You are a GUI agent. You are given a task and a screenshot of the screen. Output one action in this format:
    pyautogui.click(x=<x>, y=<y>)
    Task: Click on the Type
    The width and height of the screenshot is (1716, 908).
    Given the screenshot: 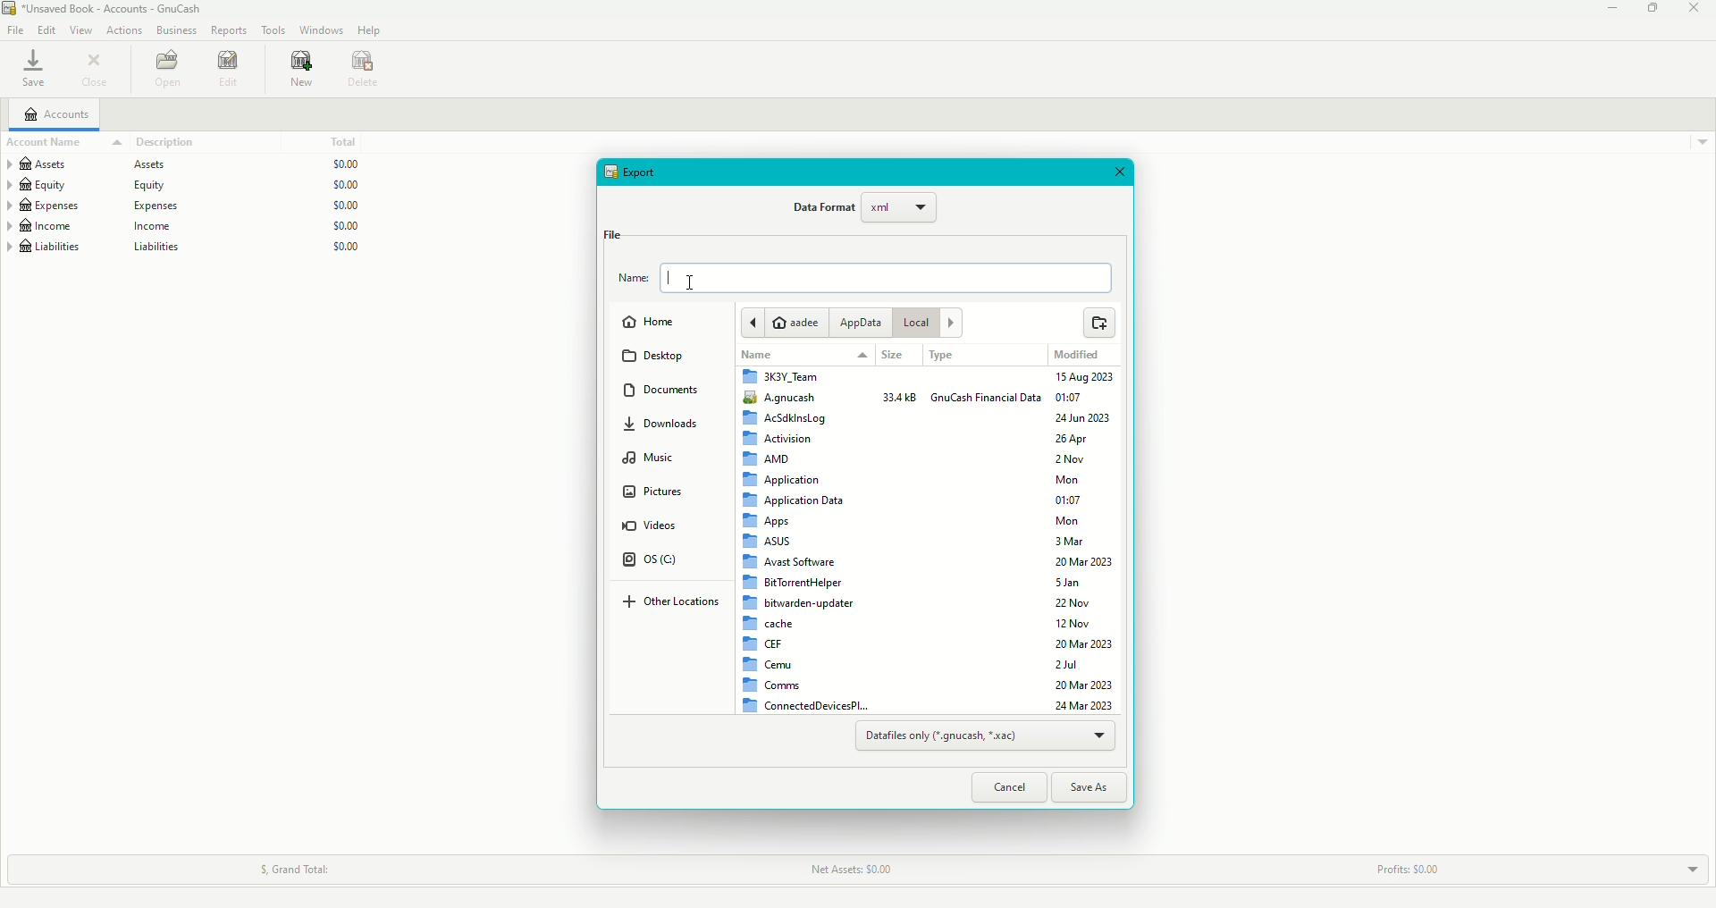 What is the action you would take?
    pyautogui.click(x=946, y=357)
    